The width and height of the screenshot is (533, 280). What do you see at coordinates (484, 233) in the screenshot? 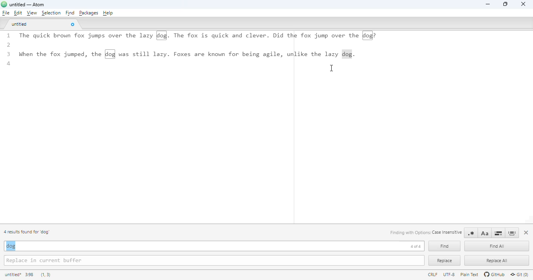
I see `match case` at bounding box center [484, 233].